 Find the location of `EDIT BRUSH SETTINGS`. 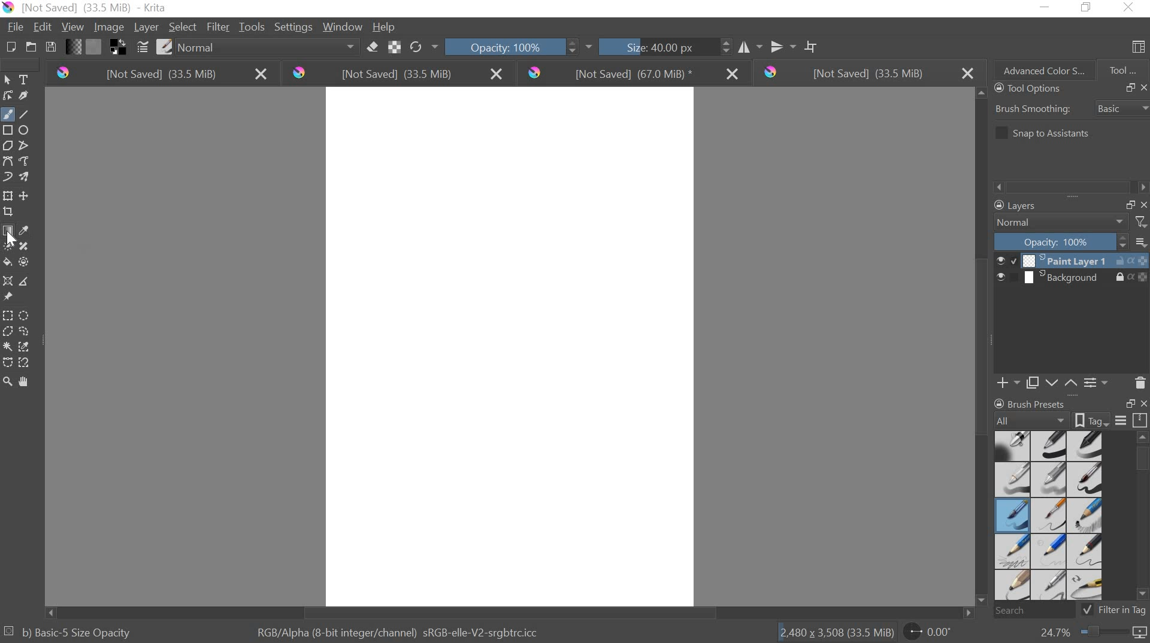

EDIT BRUSH SETTINGS is located at coordinates (141, 47).